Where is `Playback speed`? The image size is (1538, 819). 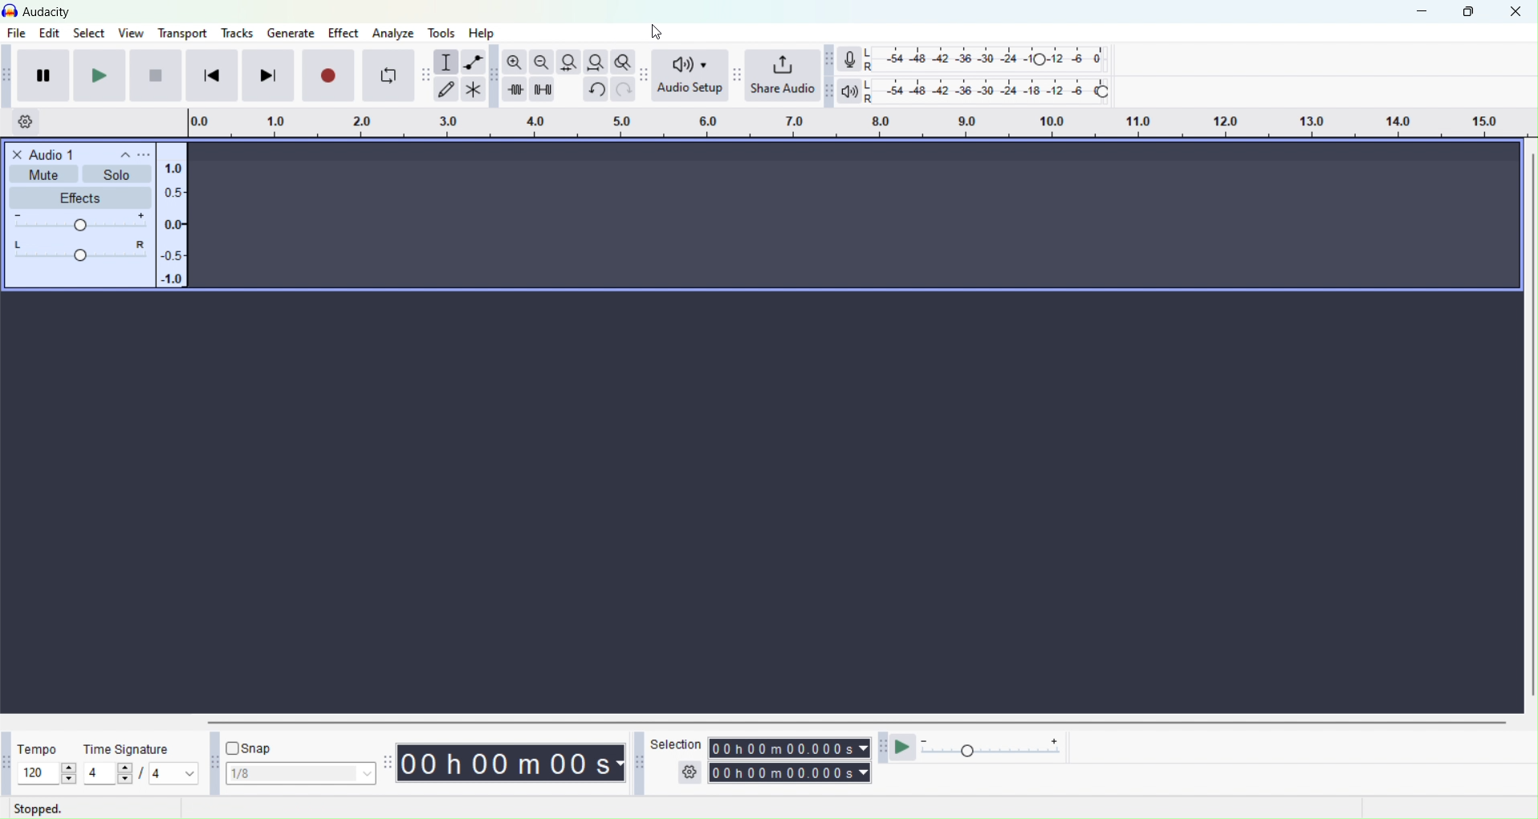 Playback speed is located at coordinates (1000, 749).